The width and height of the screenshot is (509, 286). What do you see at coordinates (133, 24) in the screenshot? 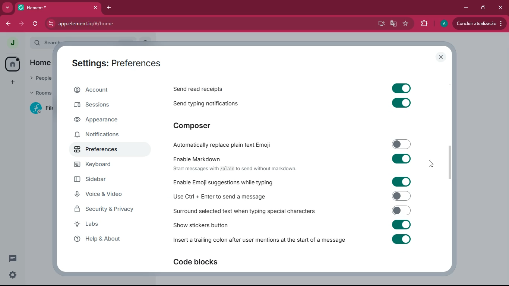
I see `app.element.io/#/home` at bounding box center [133, 24].